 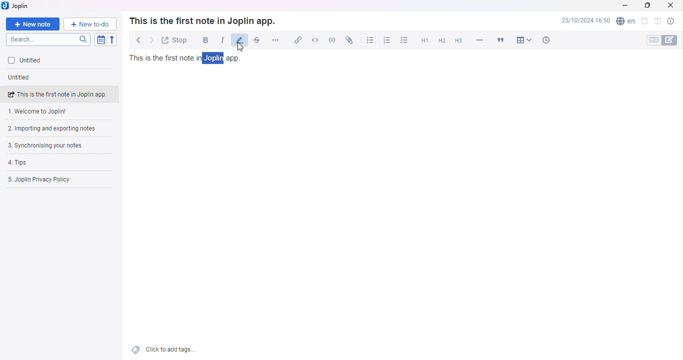 What do you see at coordinates (524, 39) in the screenshot?
I see `Table ` at bounding box center [524, 39].